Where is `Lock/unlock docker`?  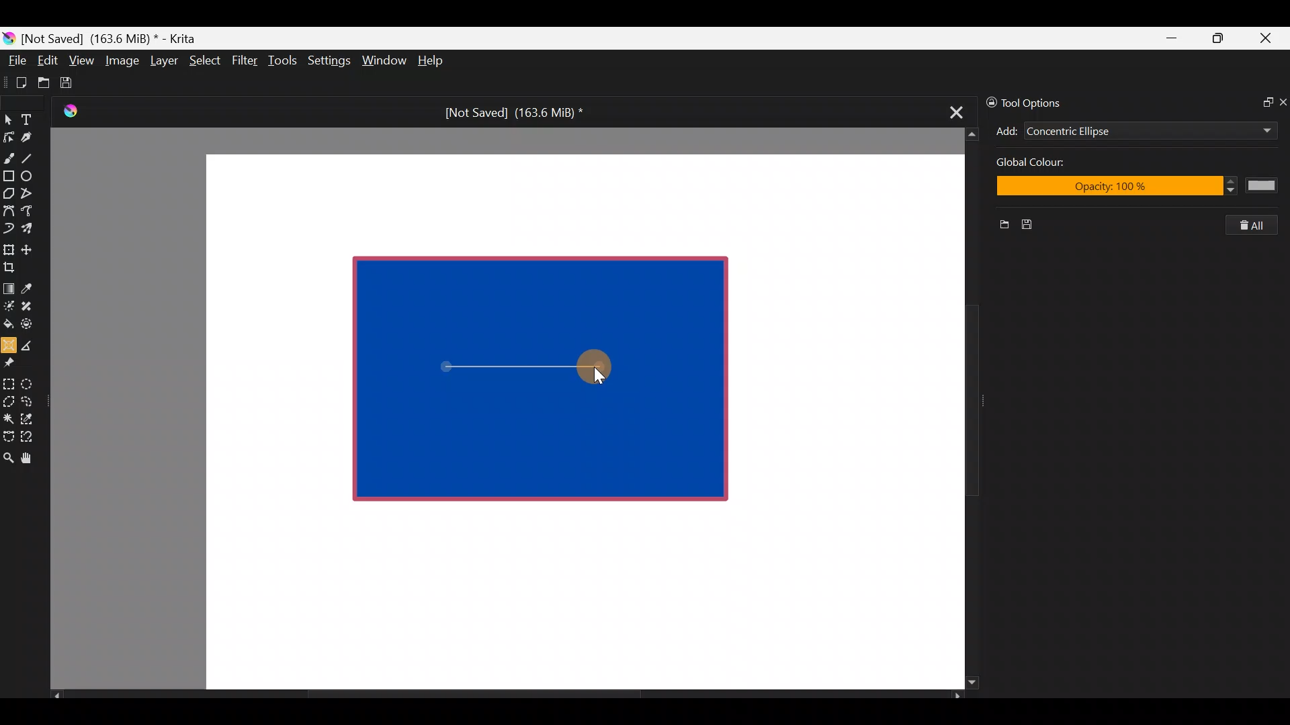
Lock/unlock docker is located at coordinates (988, 100).